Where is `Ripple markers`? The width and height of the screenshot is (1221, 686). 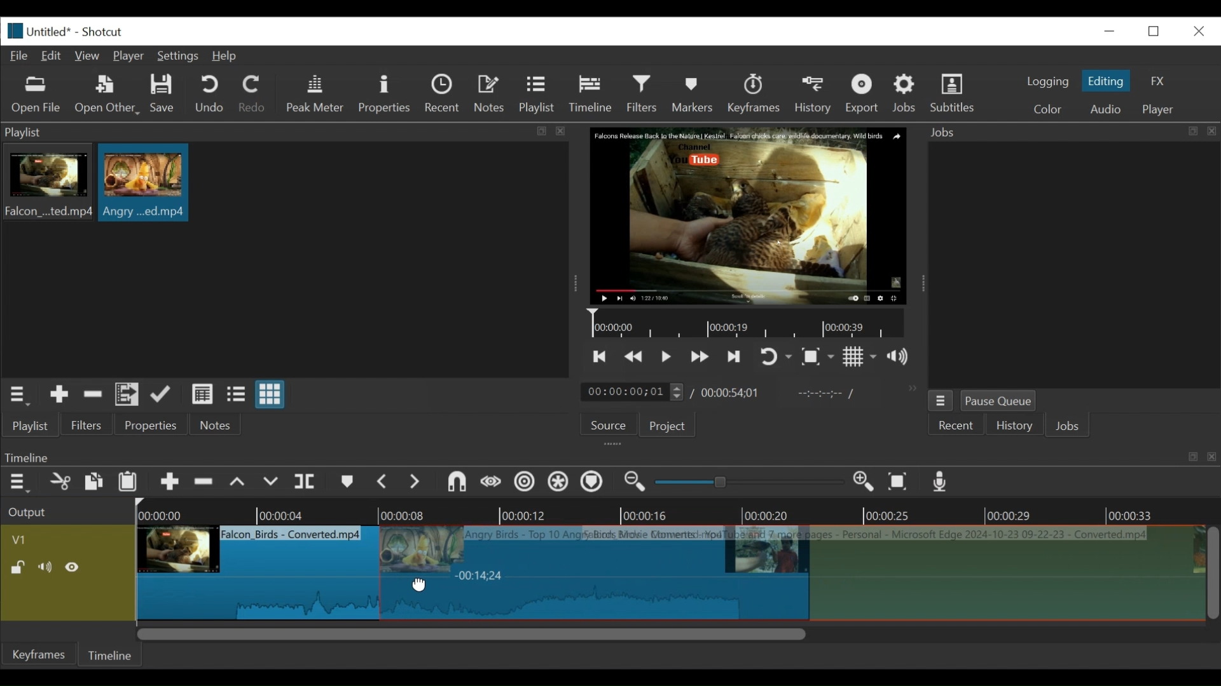
Ripple markers is located at coordinates (595, 483).